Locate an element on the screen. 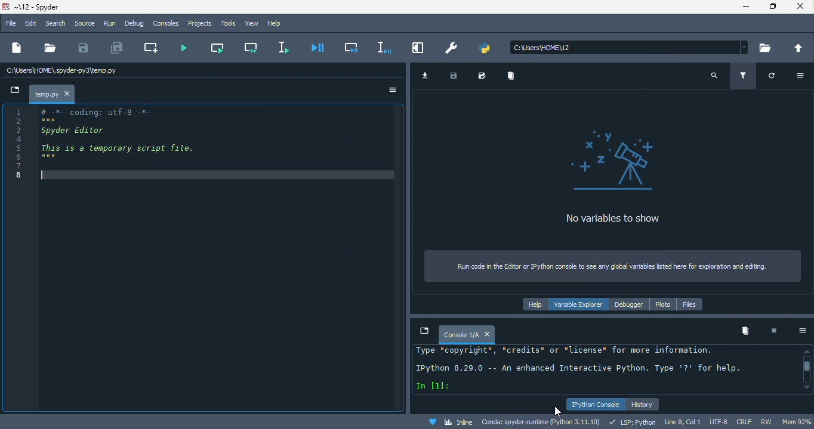  run current cell and go to the next one is located at coordinates (248, 46).